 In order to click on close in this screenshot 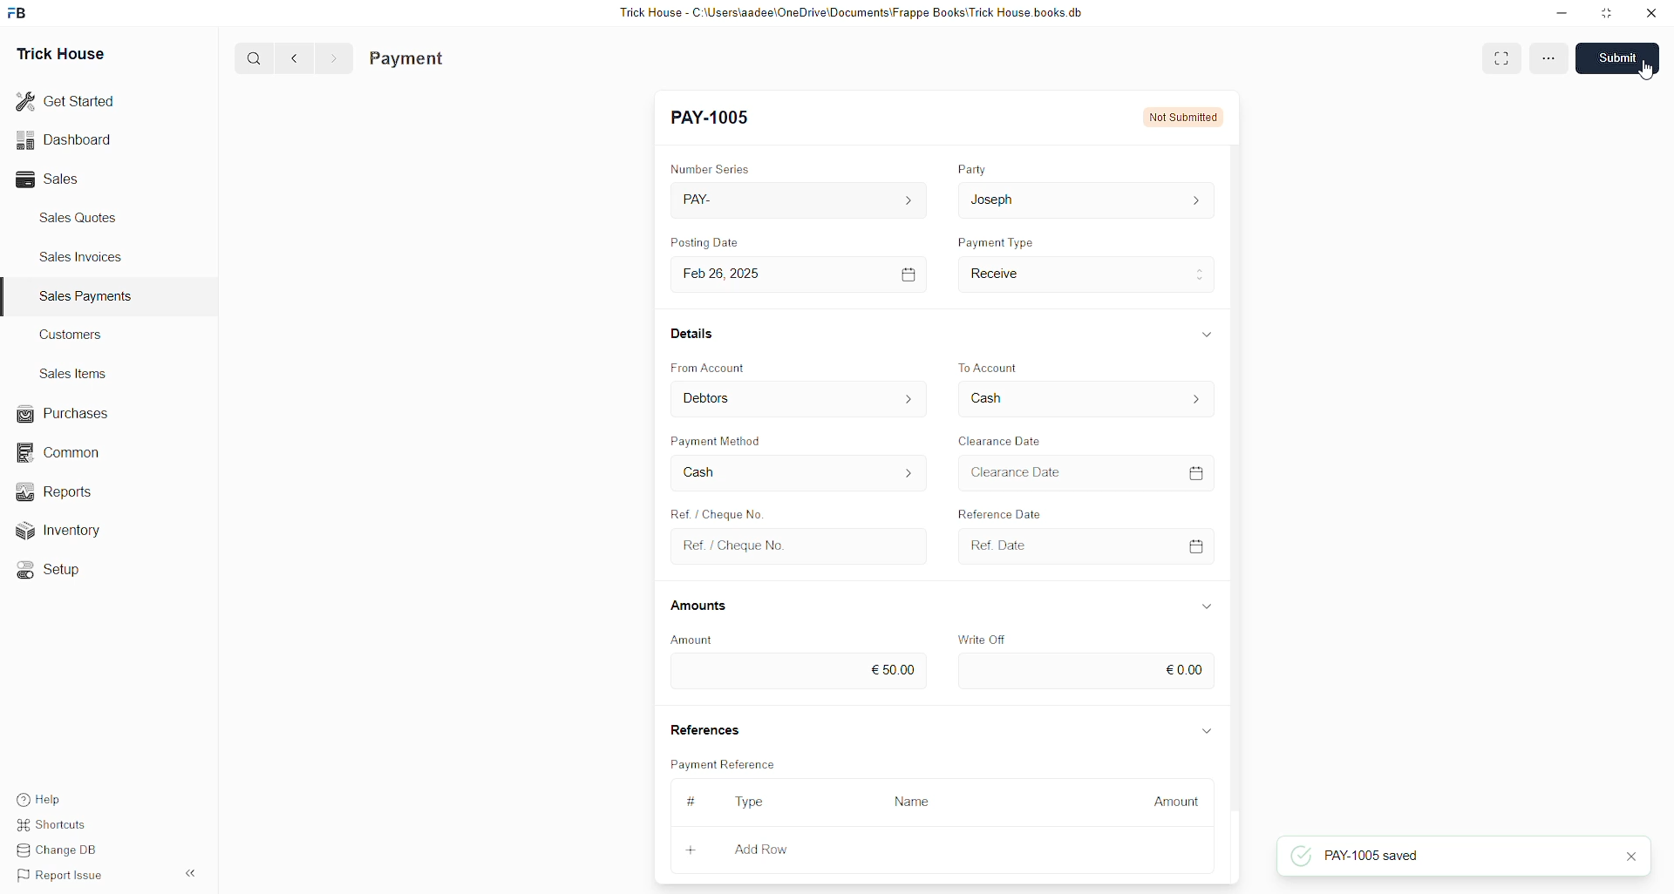, I will do `click(1630, 856)`.